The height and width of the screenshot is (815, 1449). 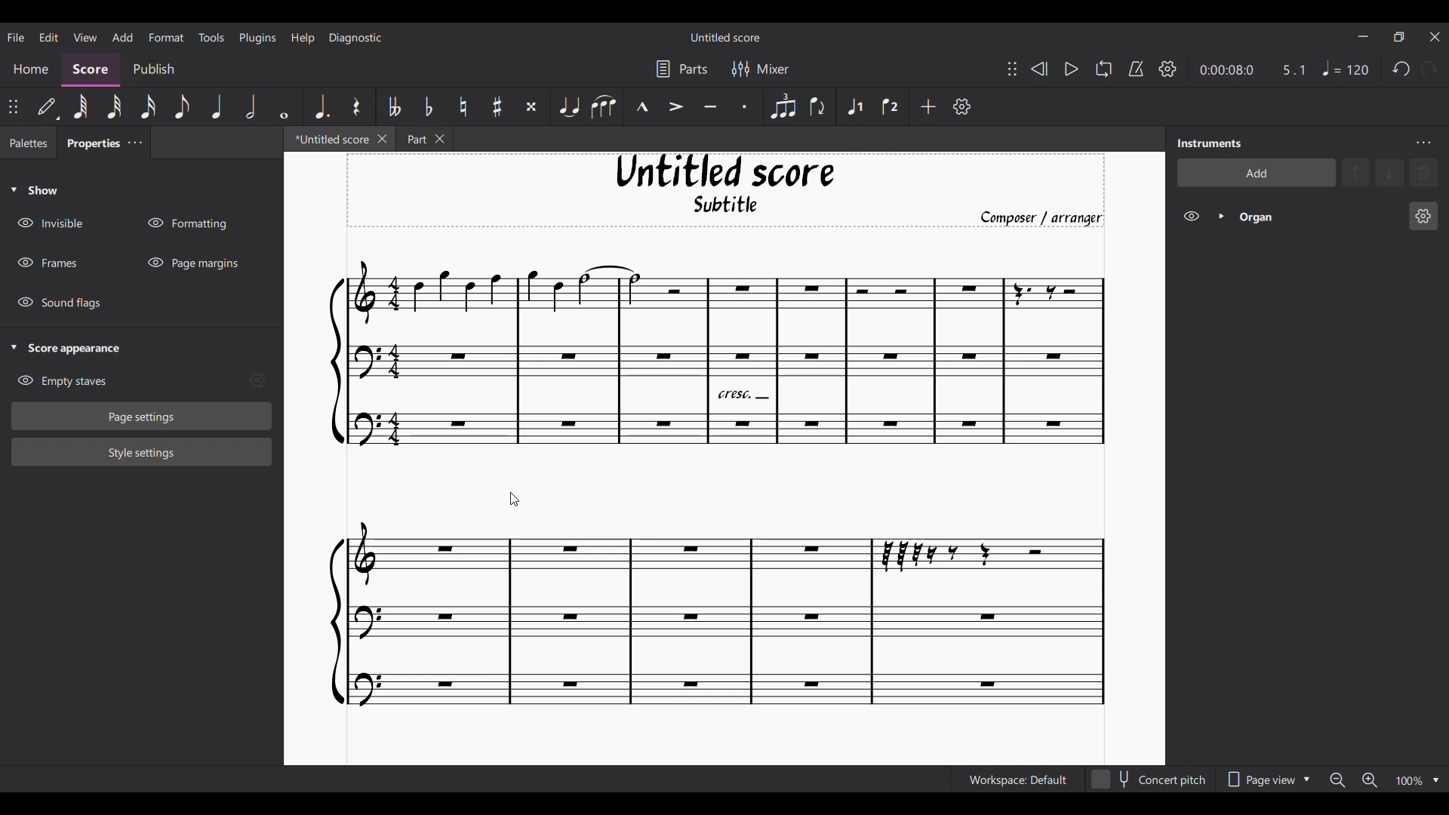 I want to click on Properties tab, current selection, so click(x=90, y=145).